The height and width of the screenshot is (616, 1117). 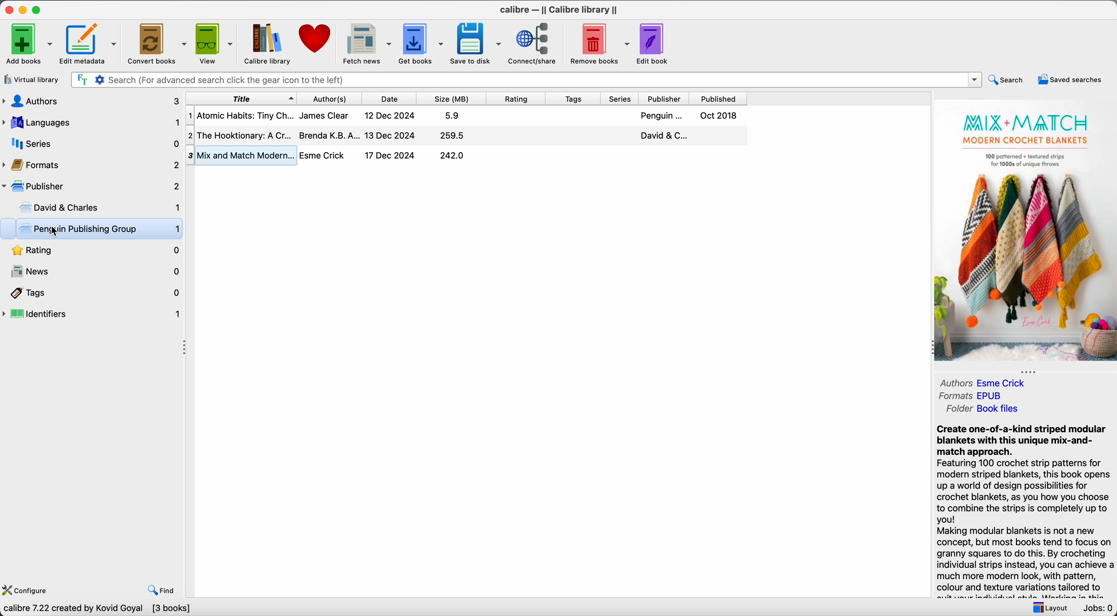 What do you see at coordinates (332, 156) in the screenshot?
I see `Mix and Match Modern...` at bounding box center [332, 156].